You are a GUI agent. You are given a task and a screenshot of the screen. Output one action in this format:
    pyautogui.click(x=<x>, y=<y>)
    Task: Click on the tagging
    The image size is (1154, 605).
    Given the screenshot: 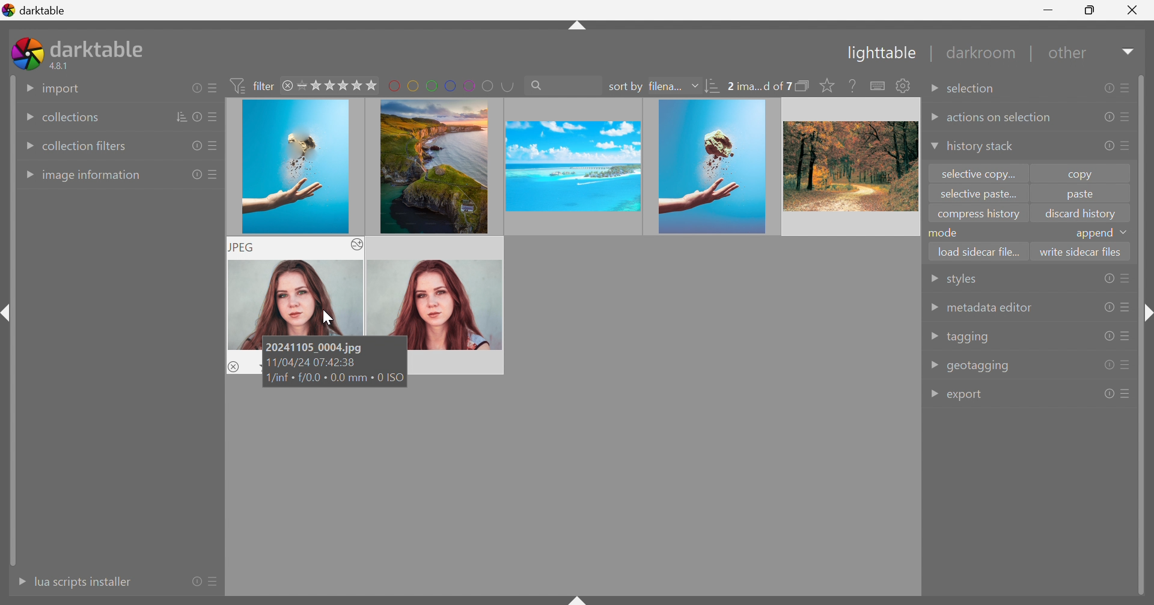 What is the action you would take?
    pyautogui.click(x=969, y=338)
    